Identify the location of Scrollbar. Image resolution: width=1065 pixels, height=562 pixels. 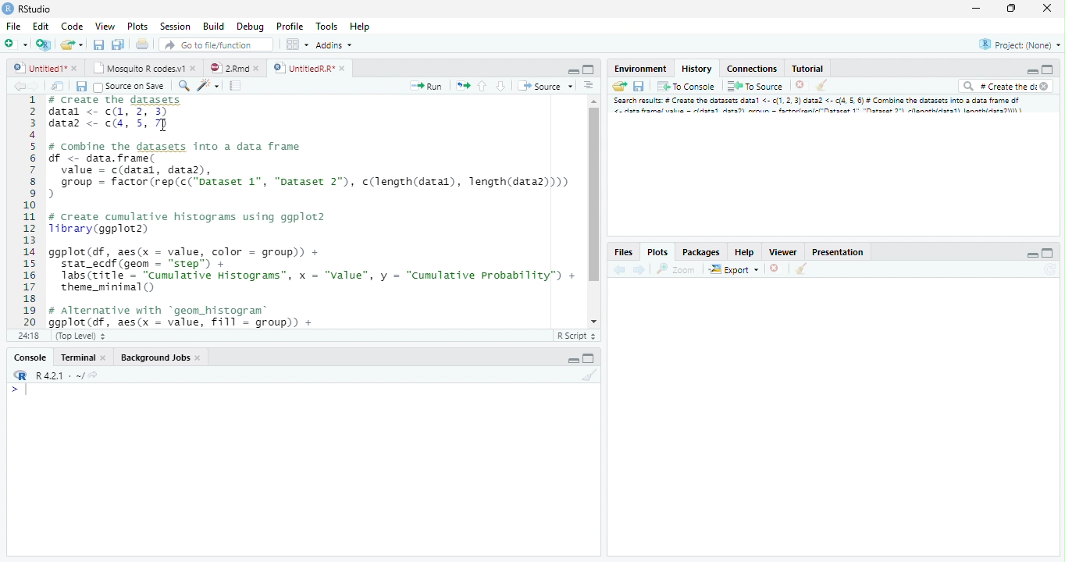
(593, 209).